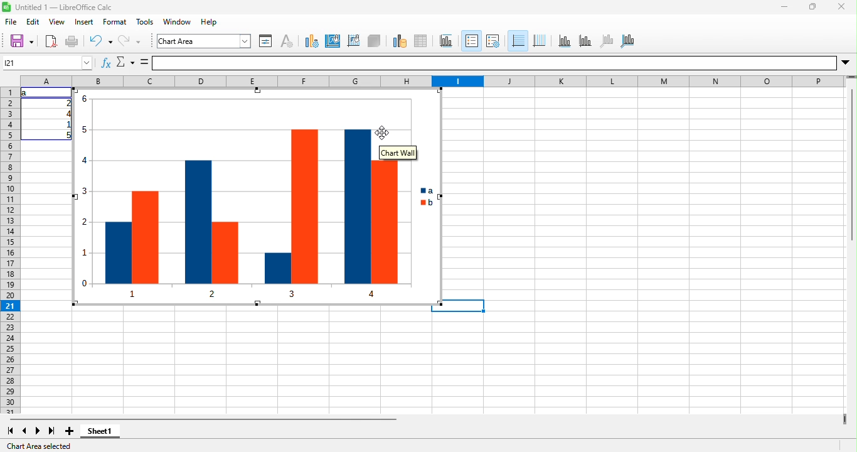  What do you see at coordinates (607, 41) in the screenshot?
I see `z axis` at bounding box center [607, 41].